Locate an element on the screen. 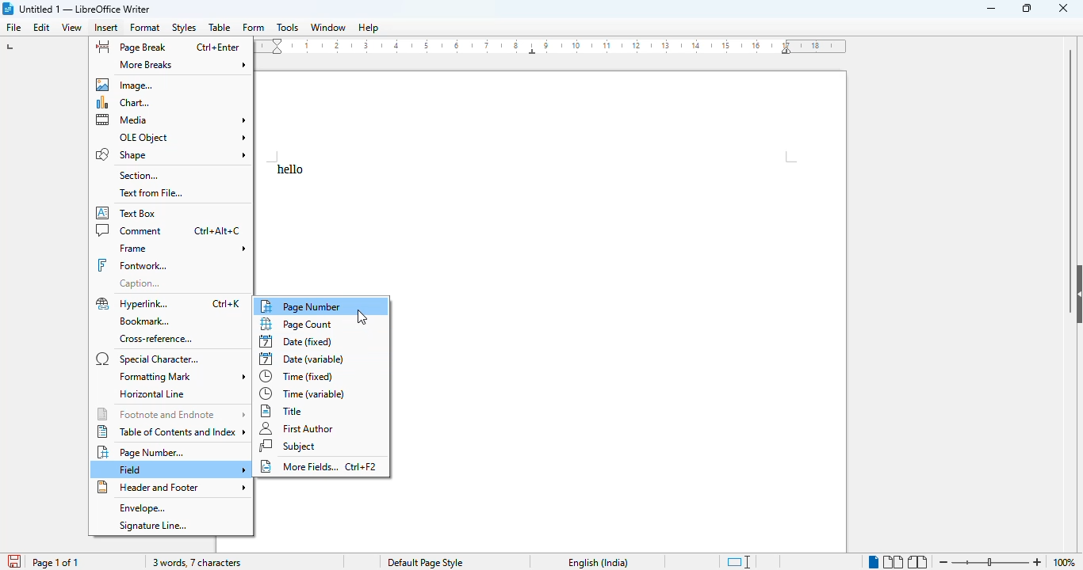  tools is located at coordinates (287, 27).